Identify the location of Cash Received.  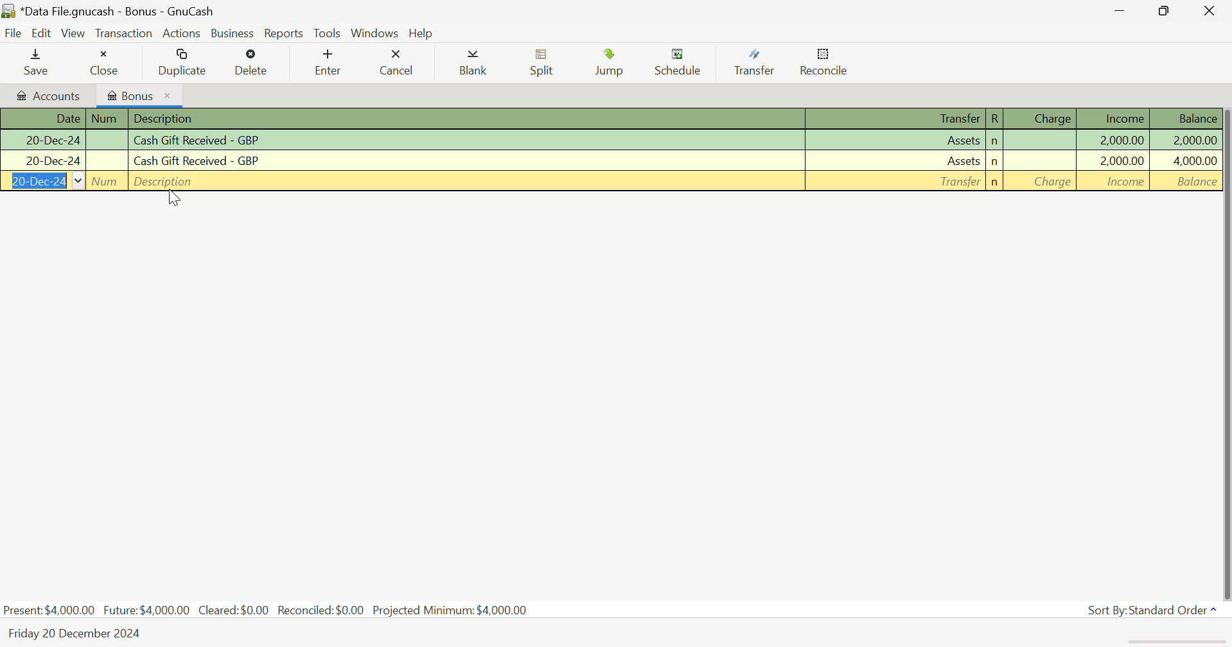
(468, 141).